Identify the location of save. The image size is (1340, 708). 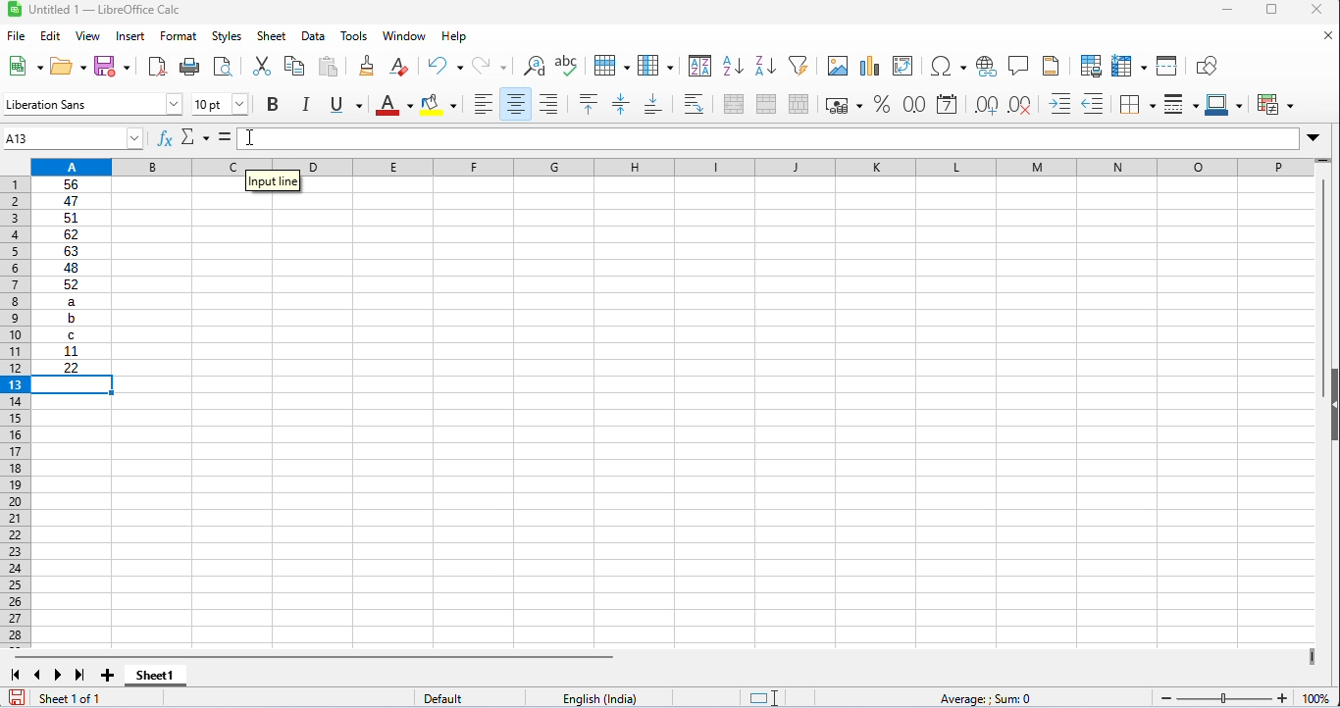
(17, 697).